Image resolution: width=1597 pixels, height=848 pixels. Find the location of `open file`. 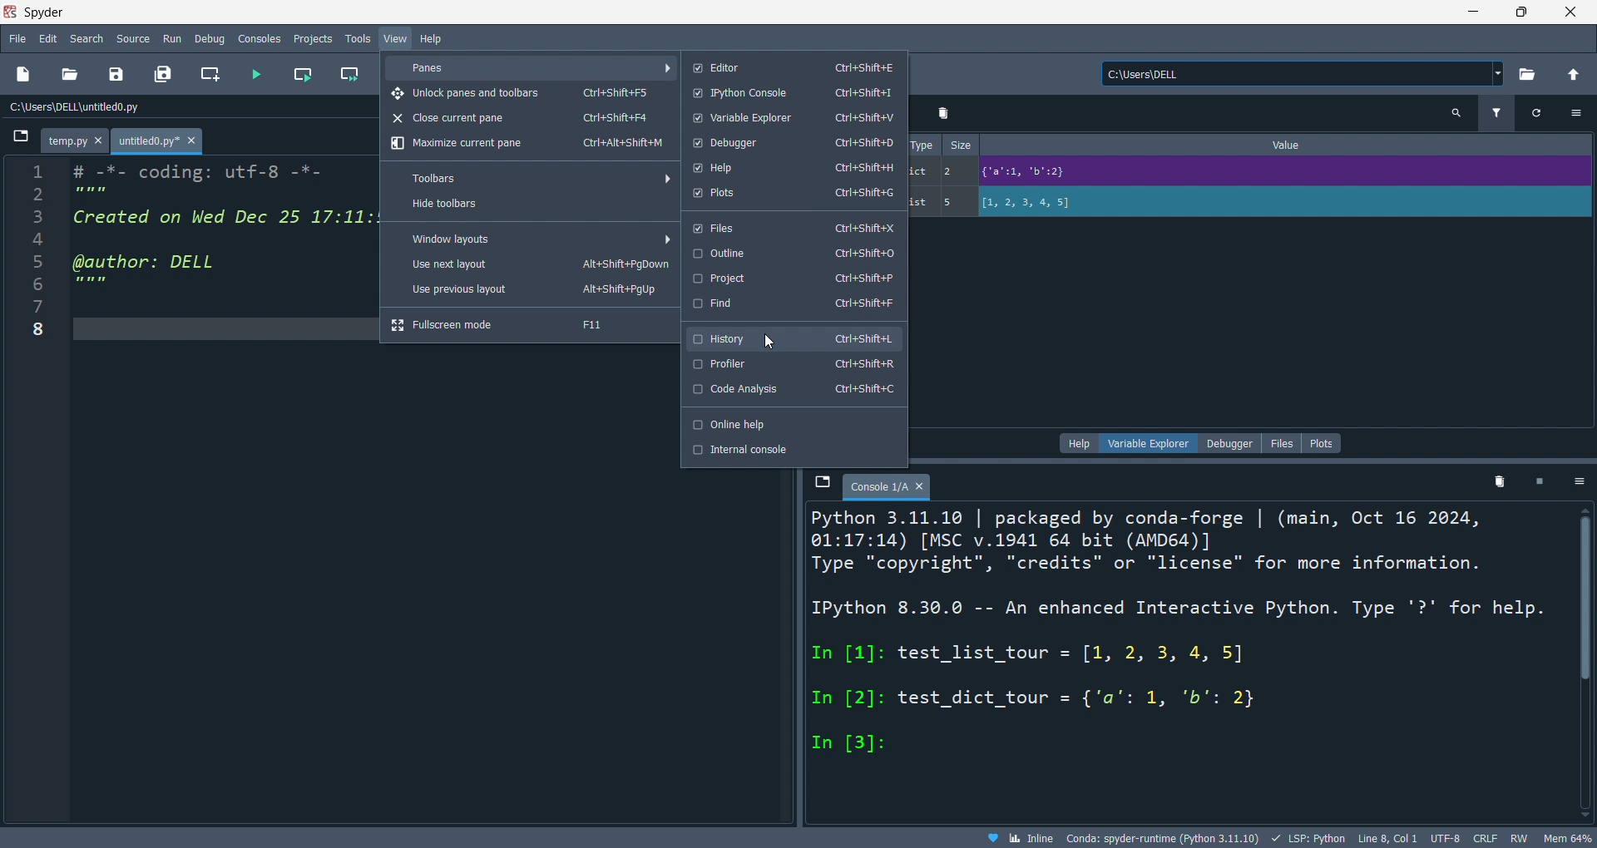

open file is located at coordinates (69, 75).